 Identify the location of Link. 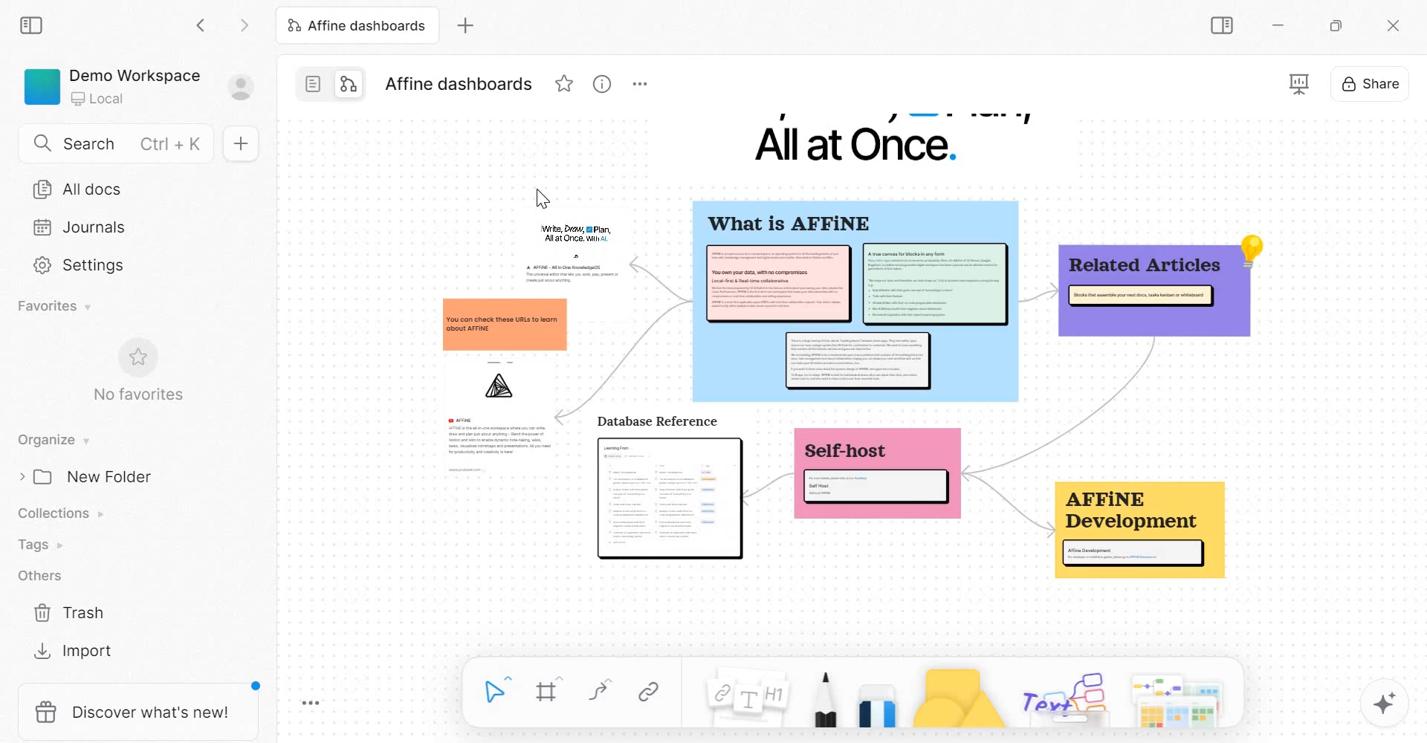
(648, 692).